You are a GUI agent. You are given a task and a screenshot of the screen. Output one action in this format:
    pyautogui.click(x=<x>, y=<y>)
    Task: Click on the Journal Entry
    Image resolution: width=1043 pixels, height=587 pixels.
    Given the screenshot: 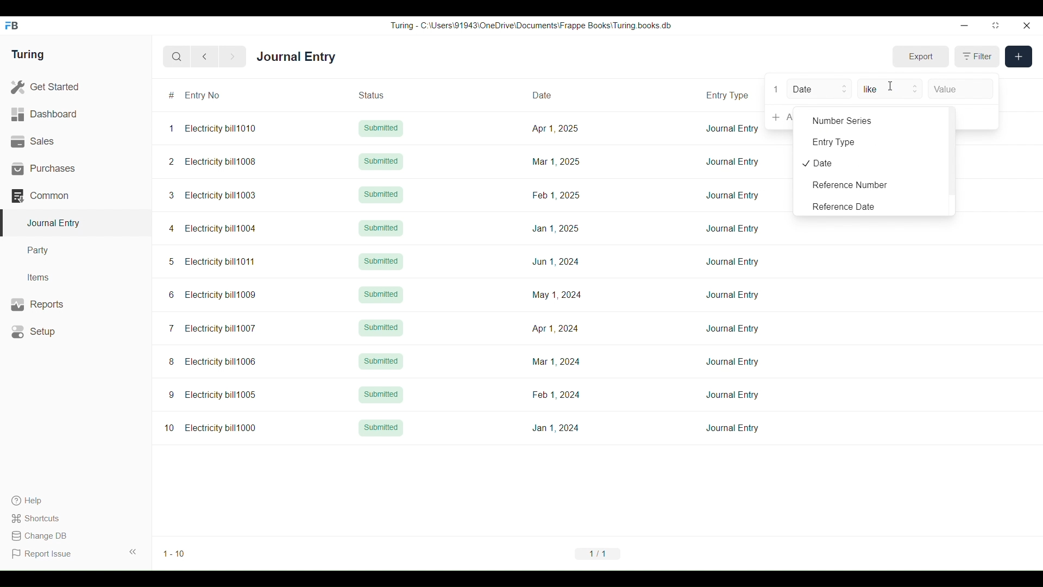 What is the action you would take?
    pyautogui.click(x=732, y=128)
    